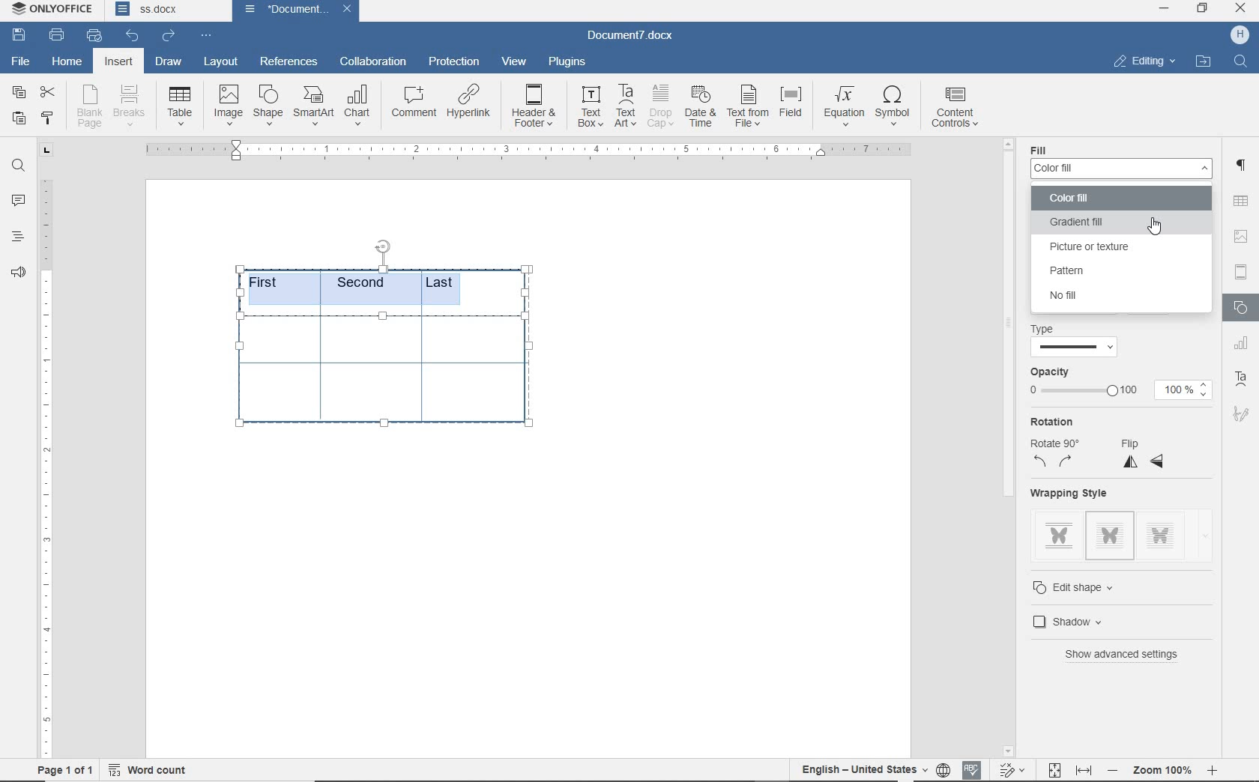 This screenshot has width=1259, height=782. What do you see at coordinates (793, 106) in the screenshot?
I see `field` at bounding box center [793, 106].